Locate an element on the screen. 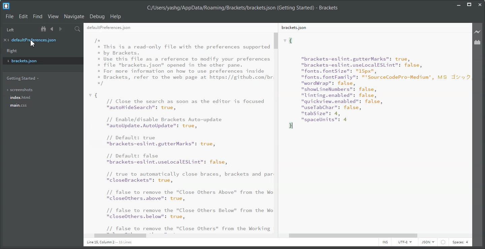  index.html is located at coordinates (42, 98).